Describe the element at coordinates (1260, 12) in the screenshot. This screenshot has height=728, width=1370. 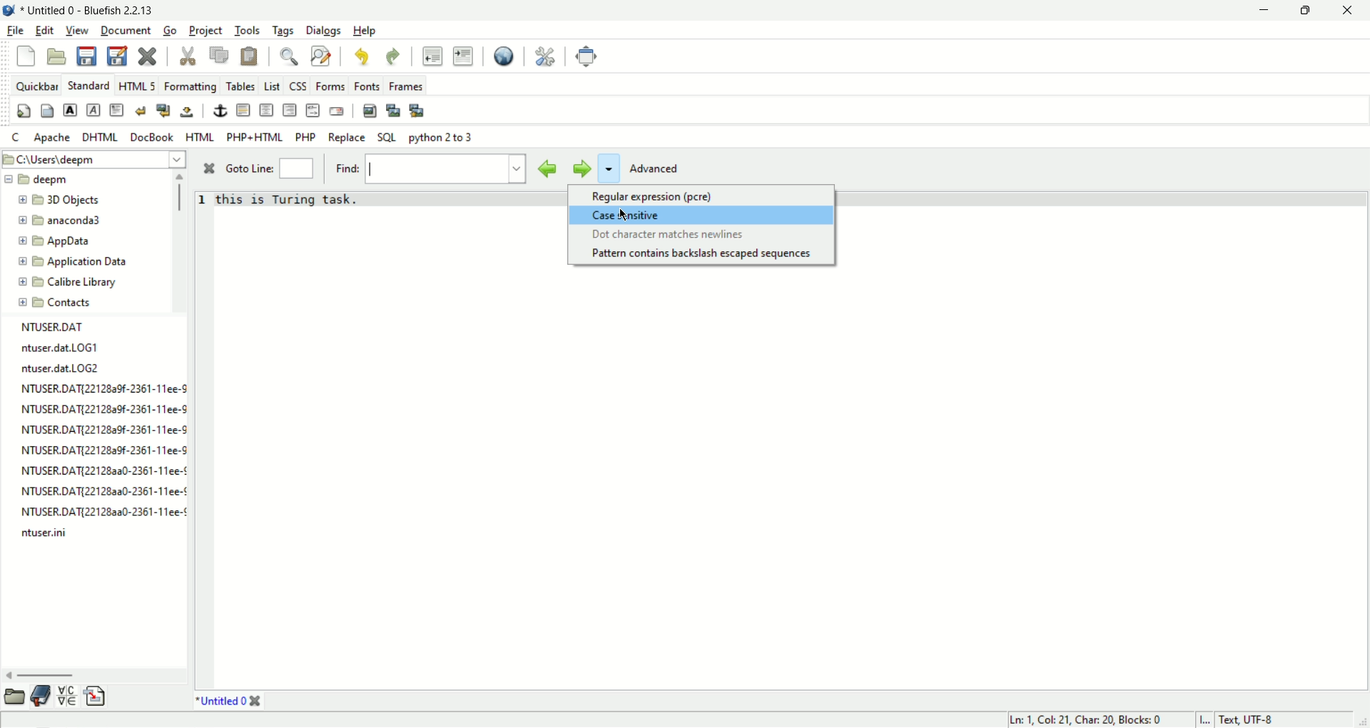
I see `minimize` at that location.